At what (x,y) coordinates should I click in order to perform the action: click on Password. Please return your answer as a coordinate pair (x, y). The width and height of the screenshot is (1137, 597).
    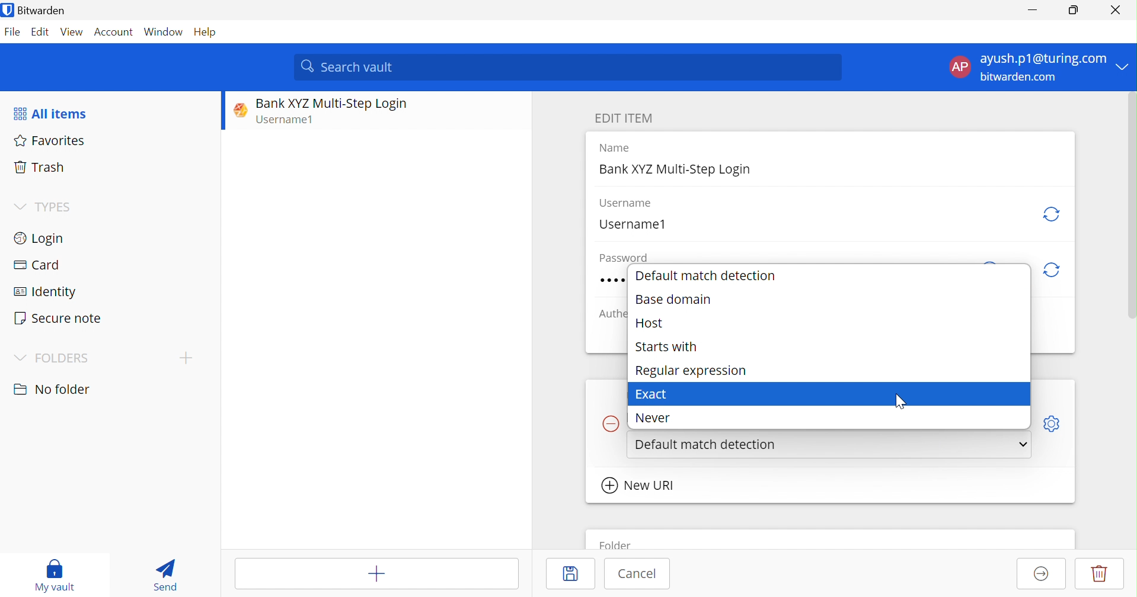
    Looking at the image, I should click on (626, 258).